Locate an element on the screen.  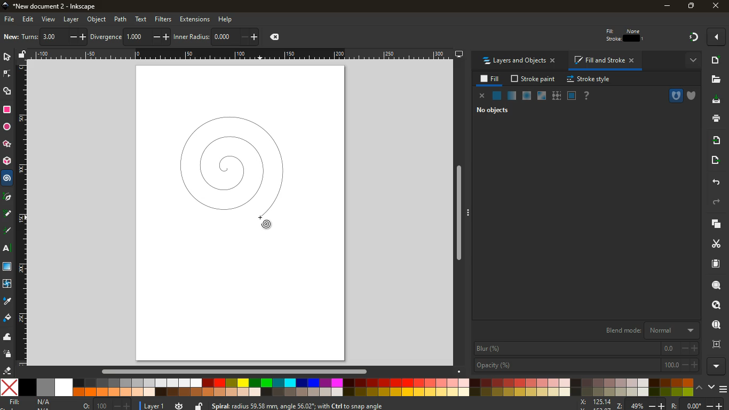
spiral is located at coordinates (7, 178).